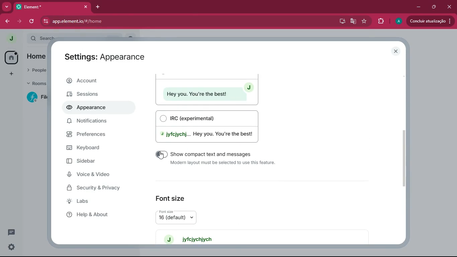 The width and height of the screenshot is (457, 257). What do you see at coordinates (96, 95) in the screenshot?
I see `sessions` at bounding box center [96, 95].